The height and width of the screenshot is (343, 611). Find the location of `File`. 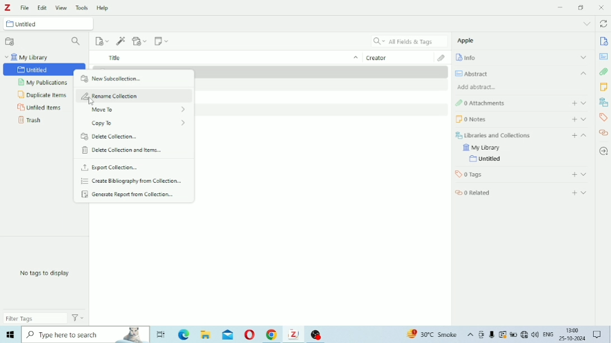

File is located at coordinates (25, 8).